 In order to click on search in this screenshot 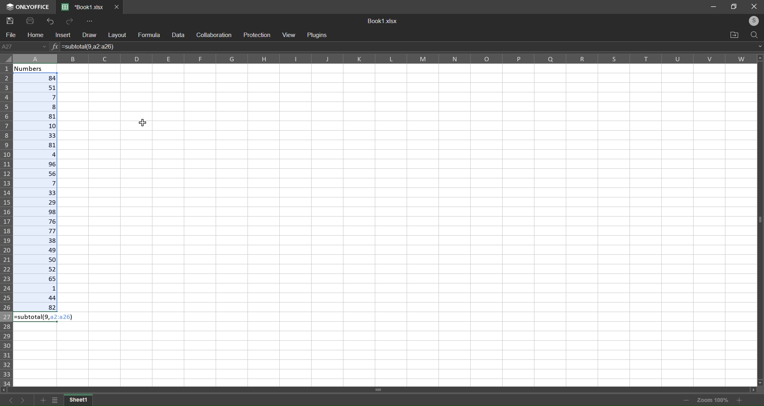, I will do `click(753, 35)`.